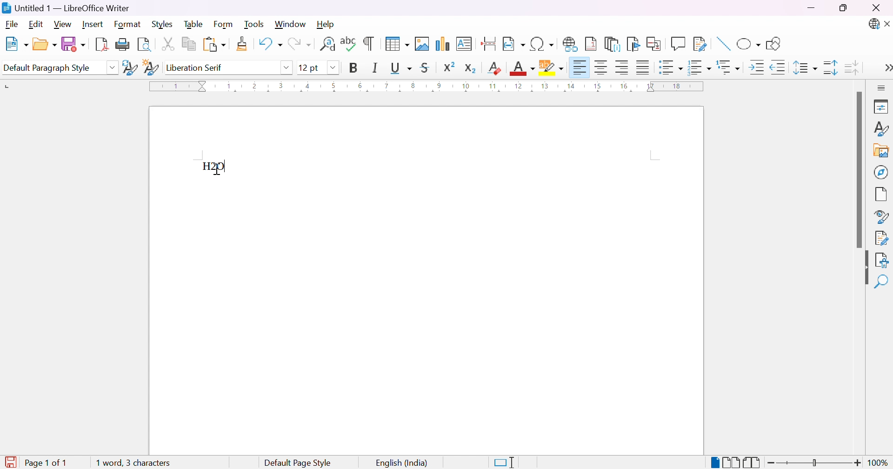  What do you see at coordinates (194, 23) in the screenshot?
I see `Table` at bounding box center [194, 23].